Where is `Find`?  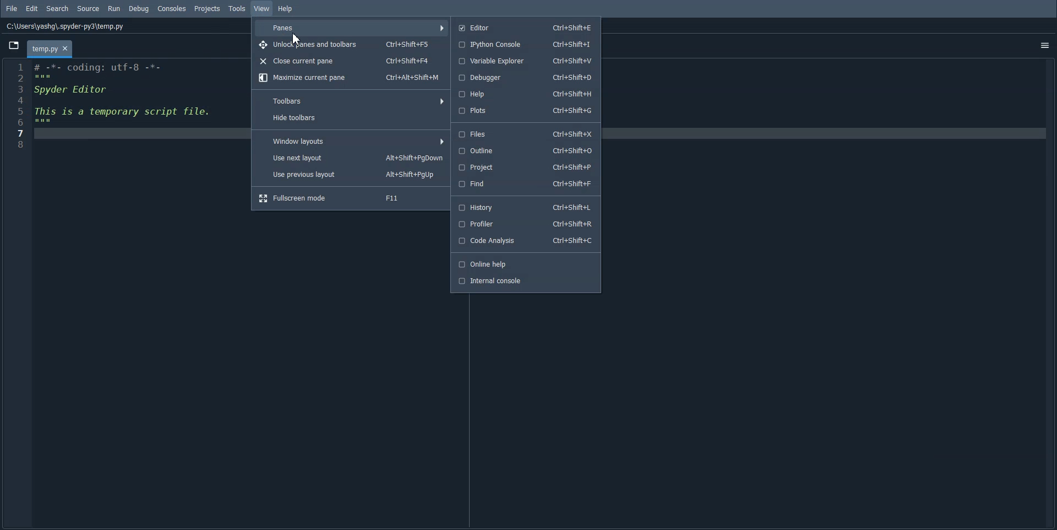 Find is located at coordinates (526, 184).